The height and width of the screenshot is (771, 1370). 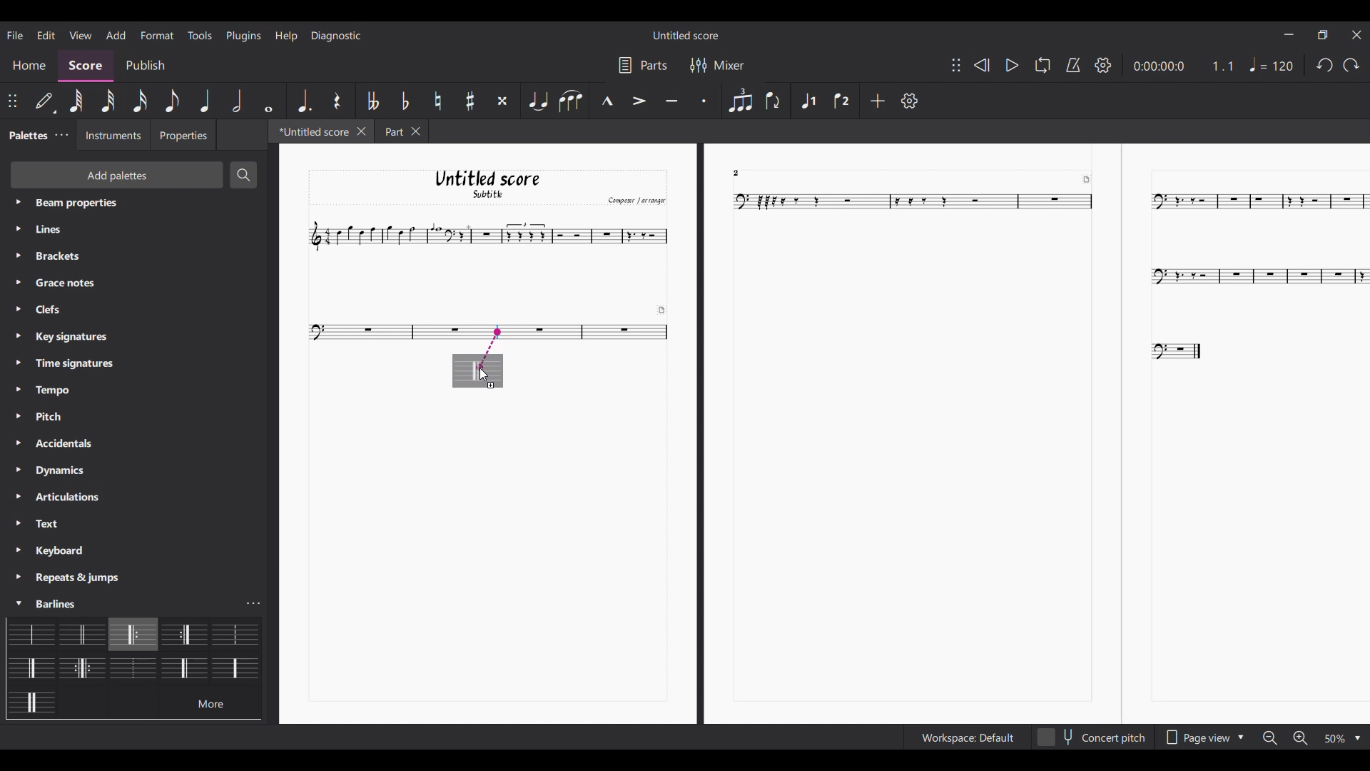 I want to click on Zoom options, so click(x=1343, y=738).